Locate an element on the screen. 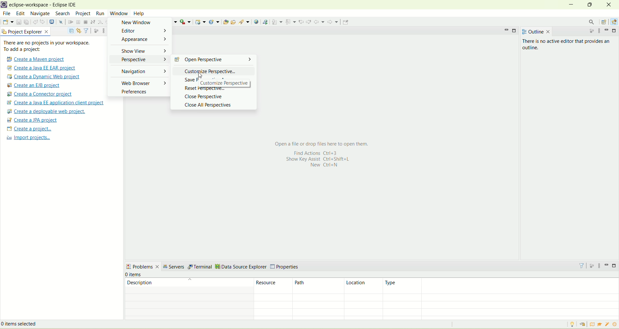  open type is located at coordinates (225, 22).